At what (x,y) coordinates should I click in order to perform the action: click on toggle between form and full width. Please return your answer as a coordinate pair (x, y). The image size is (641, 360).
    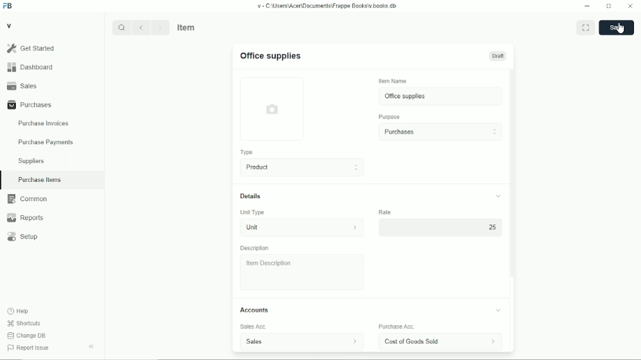
    Looking at the image, I should click on (586, 27).